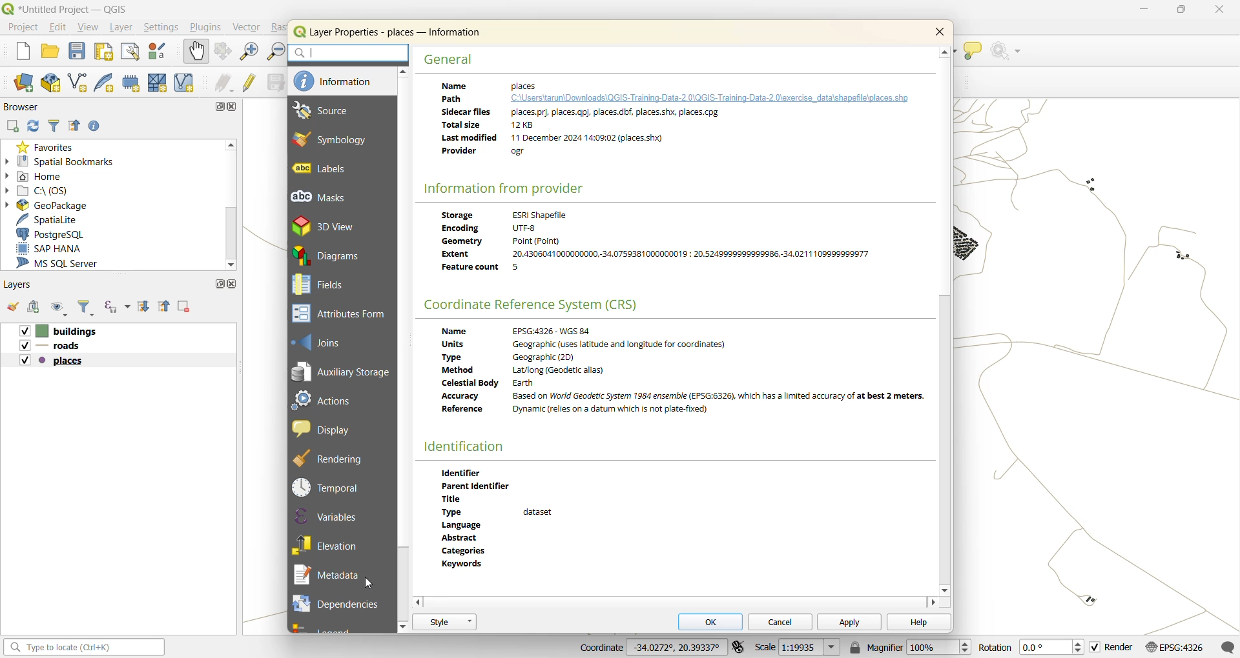 Image resolution: width=1240 pixels, height=658 pixels. What do you see at coordinates (73, 126) in the screenshot?
I see `collapse all` at bounding box center [73, 126].